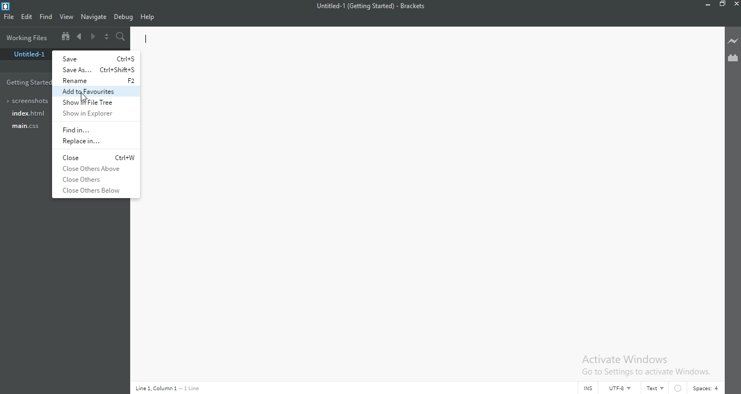 This screenshot has width=741, height=394. Describe the element at coordinates (98, 71) in the screenshot. I see `save as...` at that location.